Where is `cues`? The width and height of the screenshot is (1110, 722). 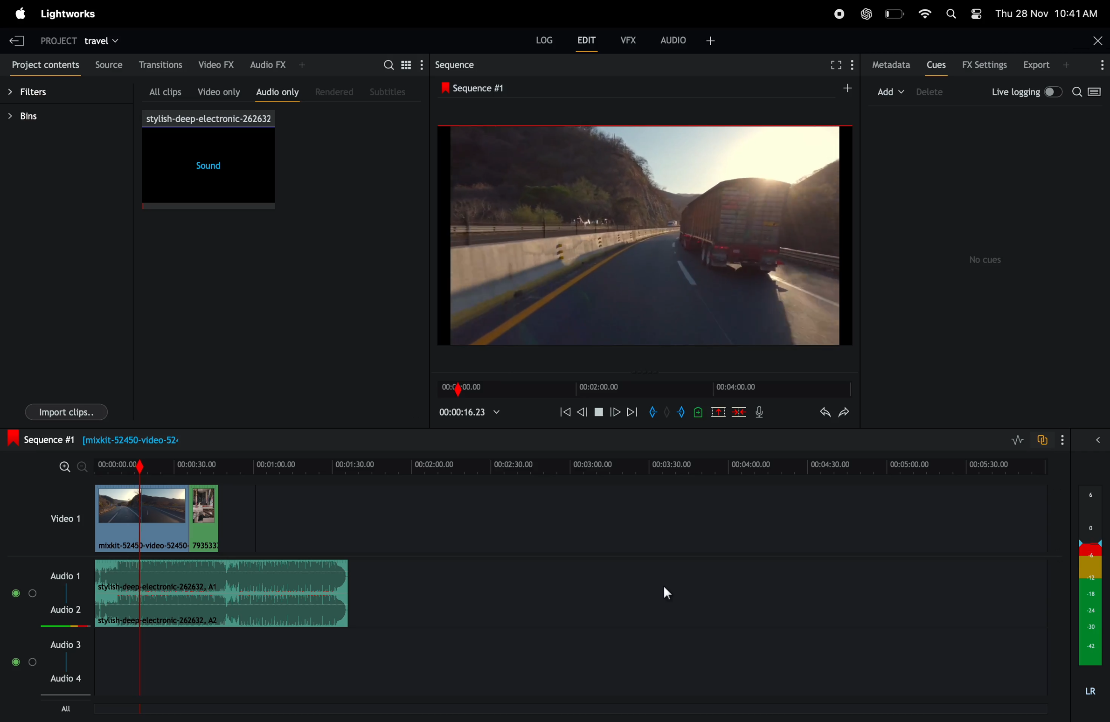
cues is located at coordinates (936, 65).